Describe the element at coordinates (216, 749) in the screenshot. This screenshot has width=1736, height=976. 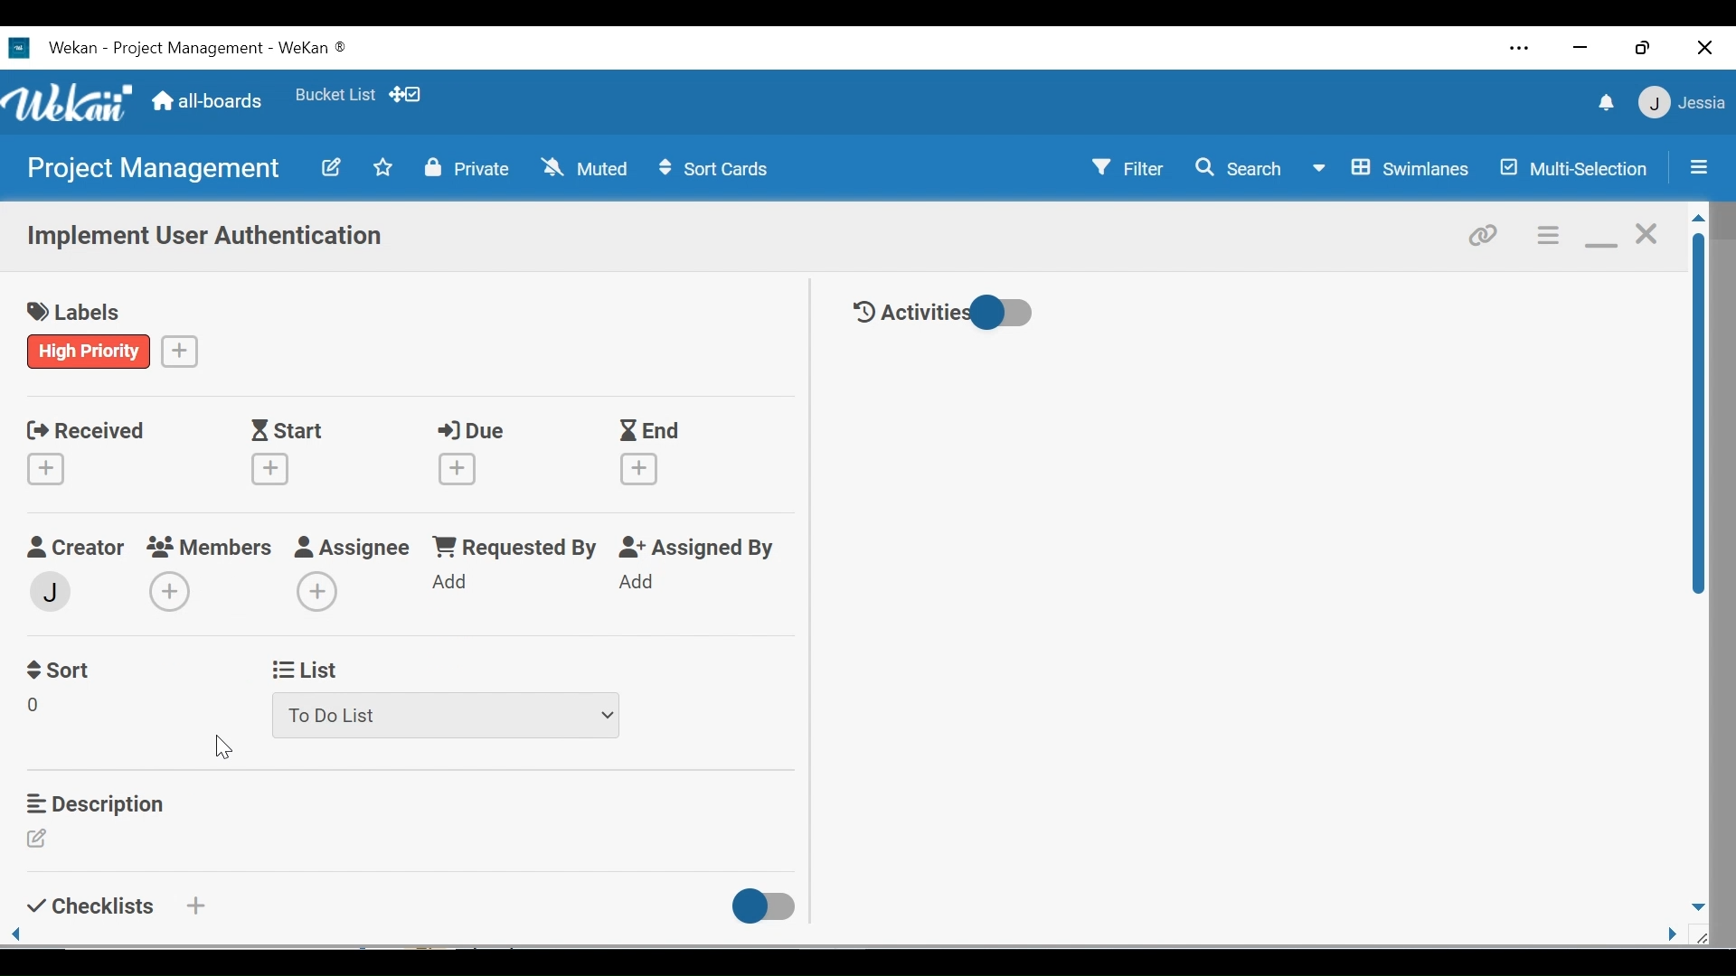
I see `cursor` at that location.